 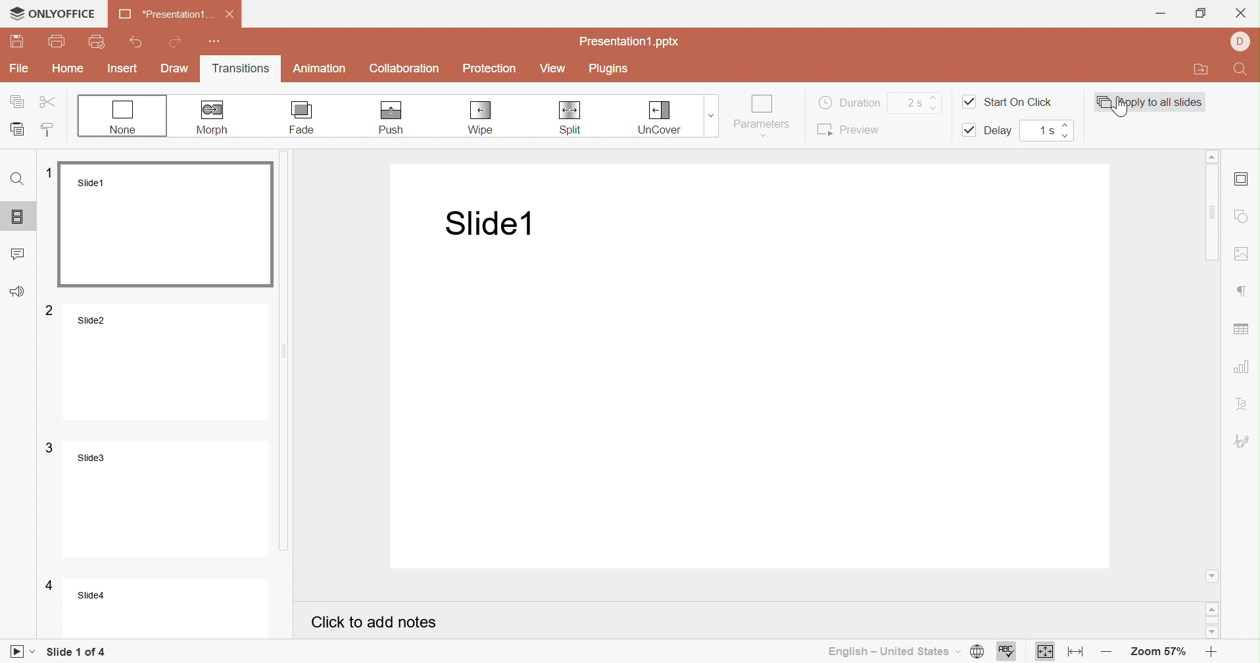 What do you see at coordinates (609, 69) in the screenshot?
I see `Plugins` at bounding box center [609, 69].